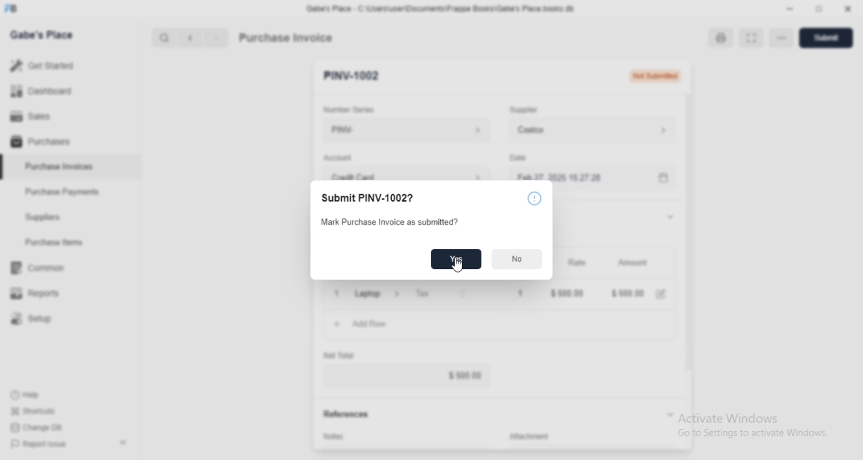 This screenshot has height=460, width=863. What do you see at coordinates (367, 198) in the screenshot?
I see `Submit PINV-1002?` at bounding box center [367, 198].